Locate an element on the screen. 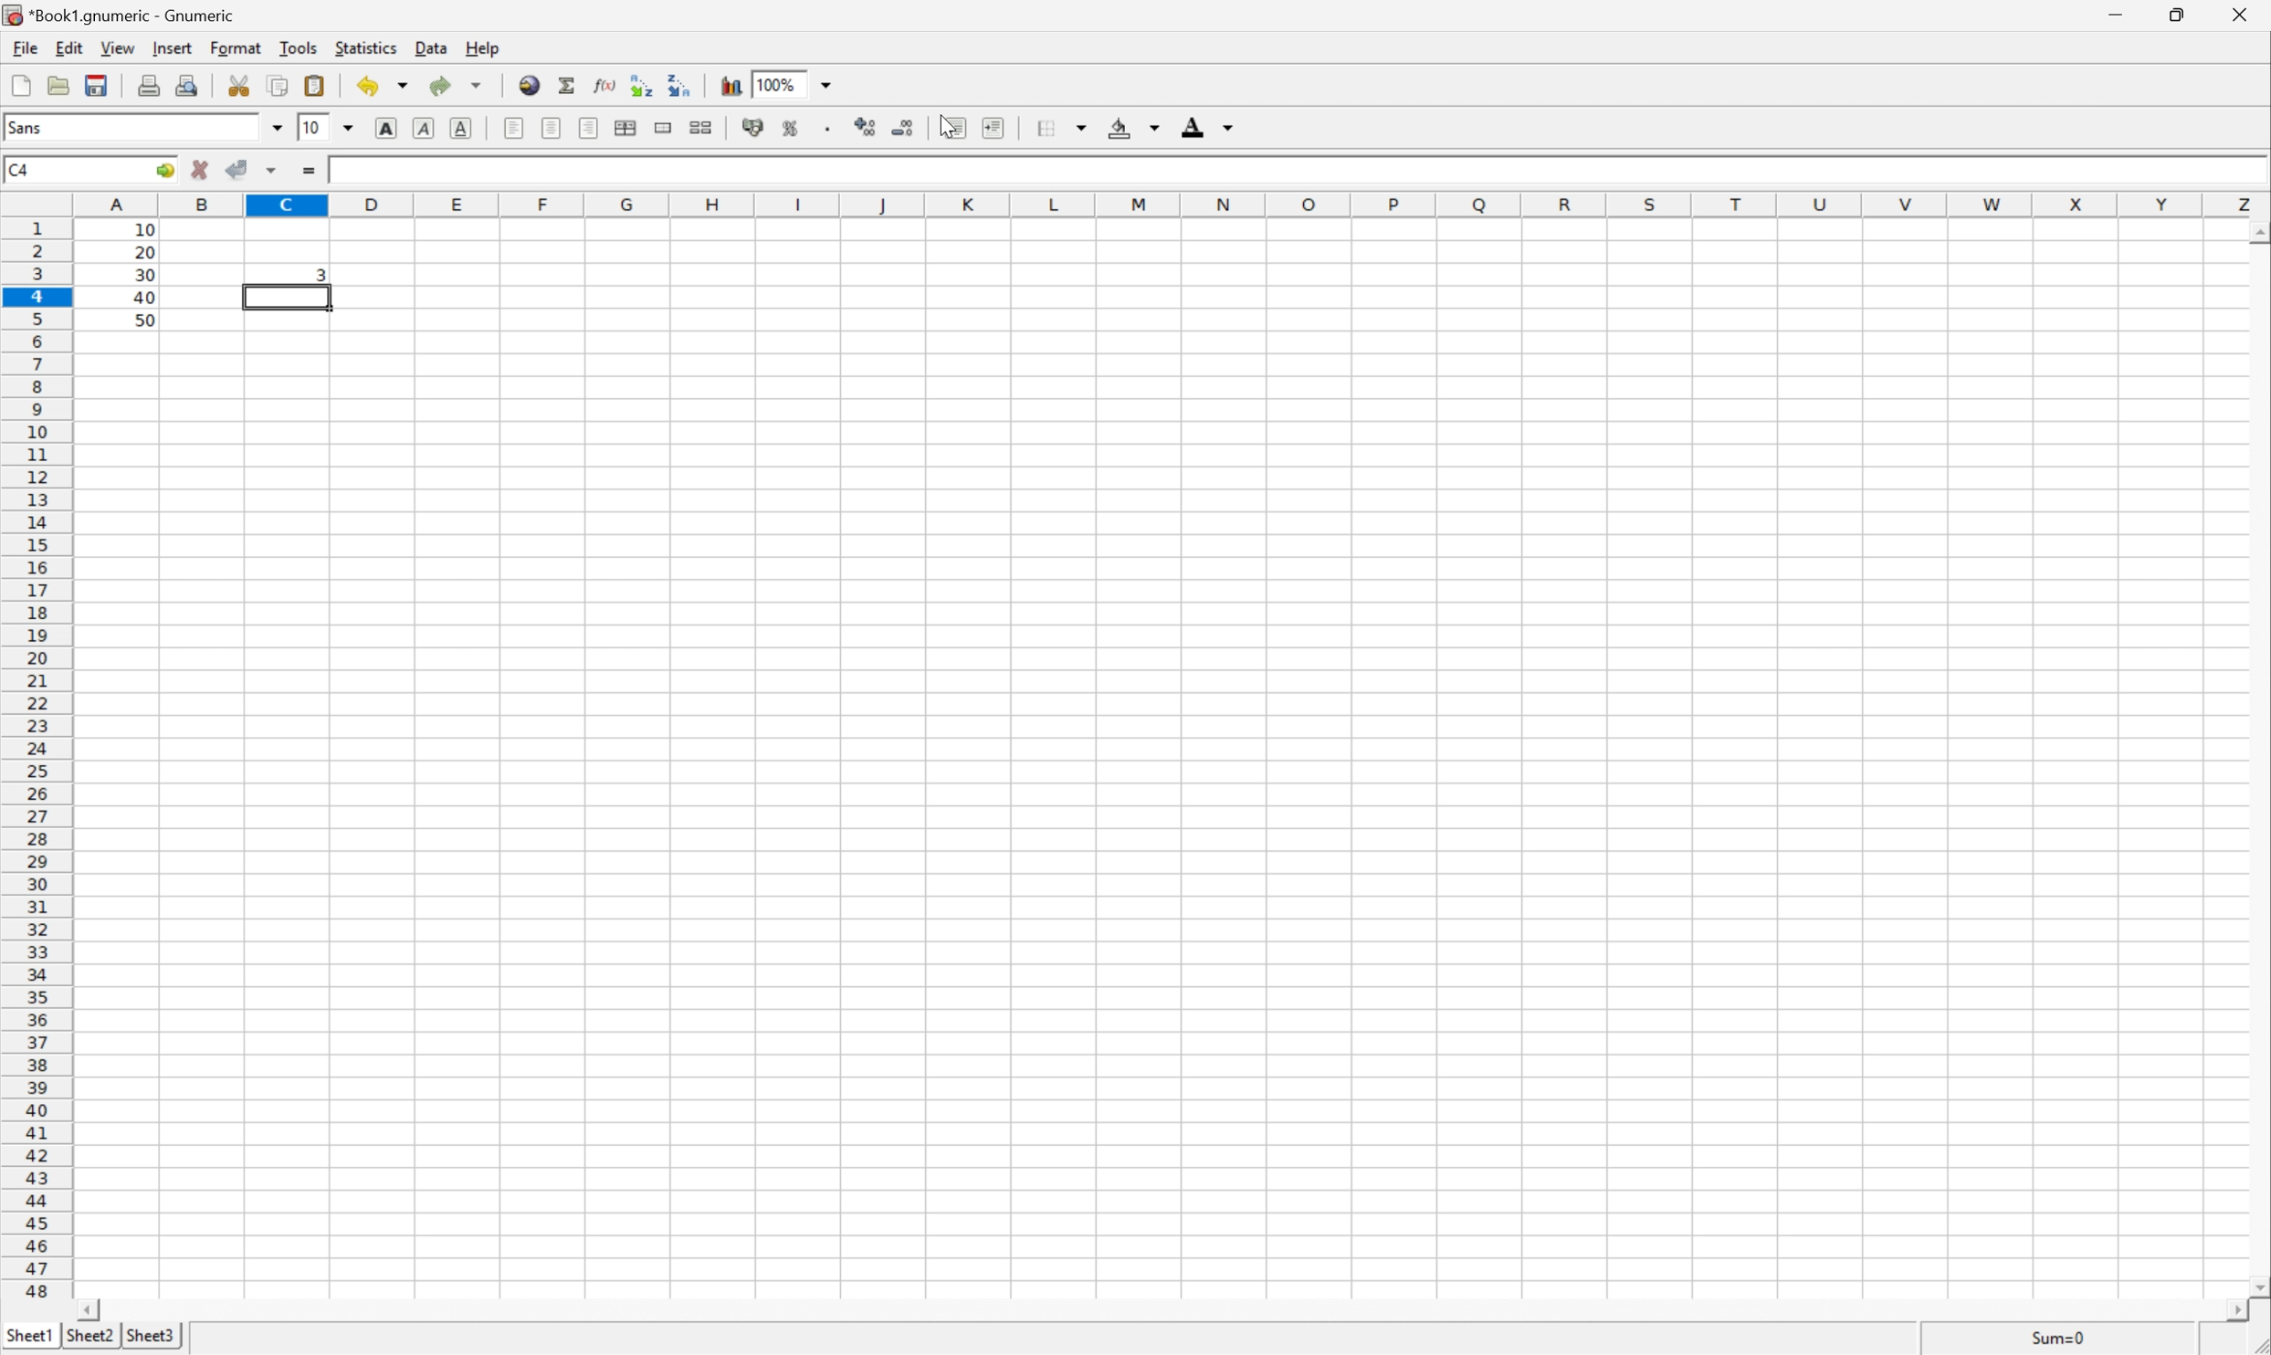  Underline text is located at coordinates (461, 131).